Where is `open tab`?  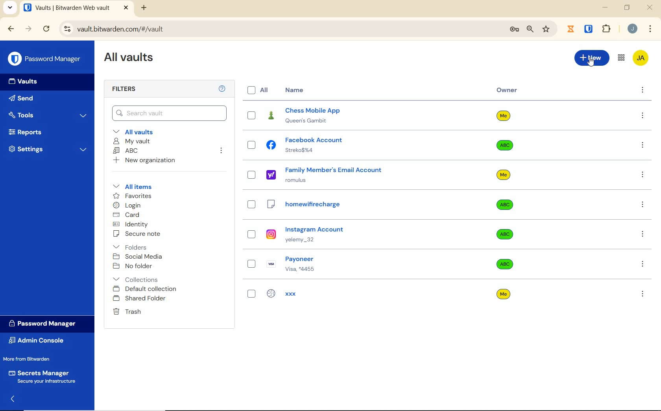 open tab is located at coordinates (66, 8).